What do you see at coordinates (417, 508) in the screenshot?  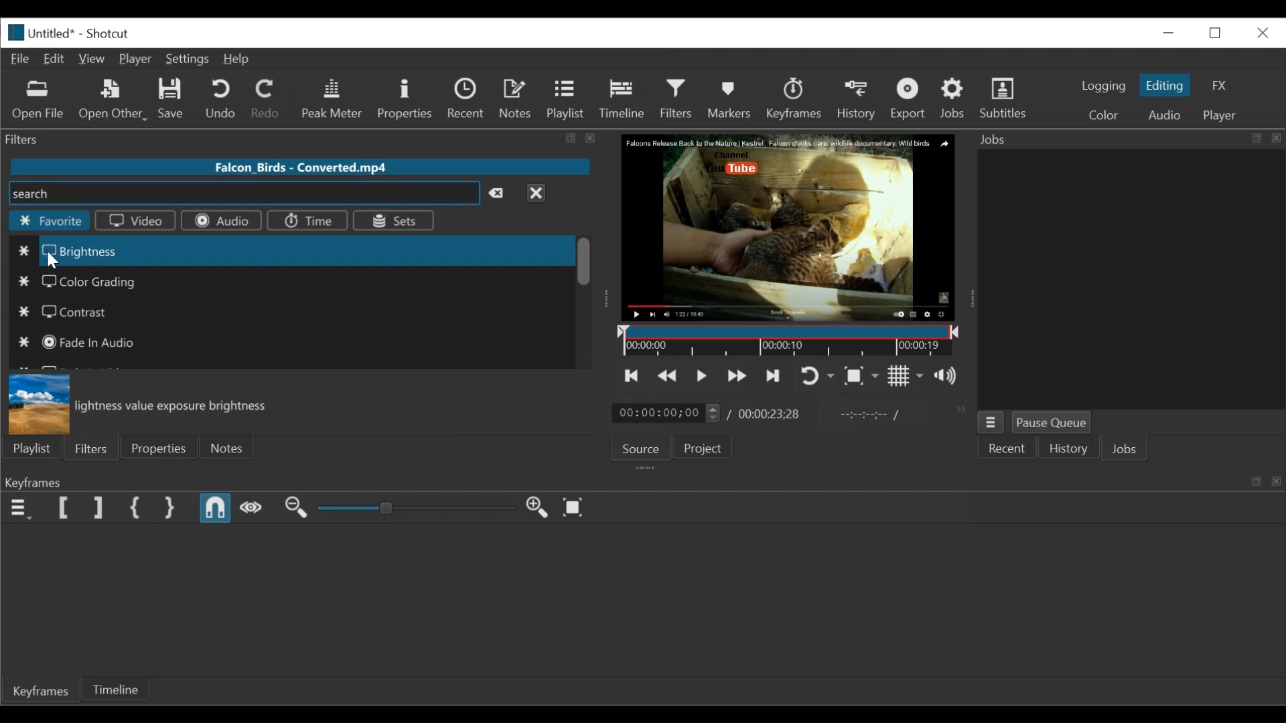 I see `Zoom keyframe slider` at bounding box center [417, 508].